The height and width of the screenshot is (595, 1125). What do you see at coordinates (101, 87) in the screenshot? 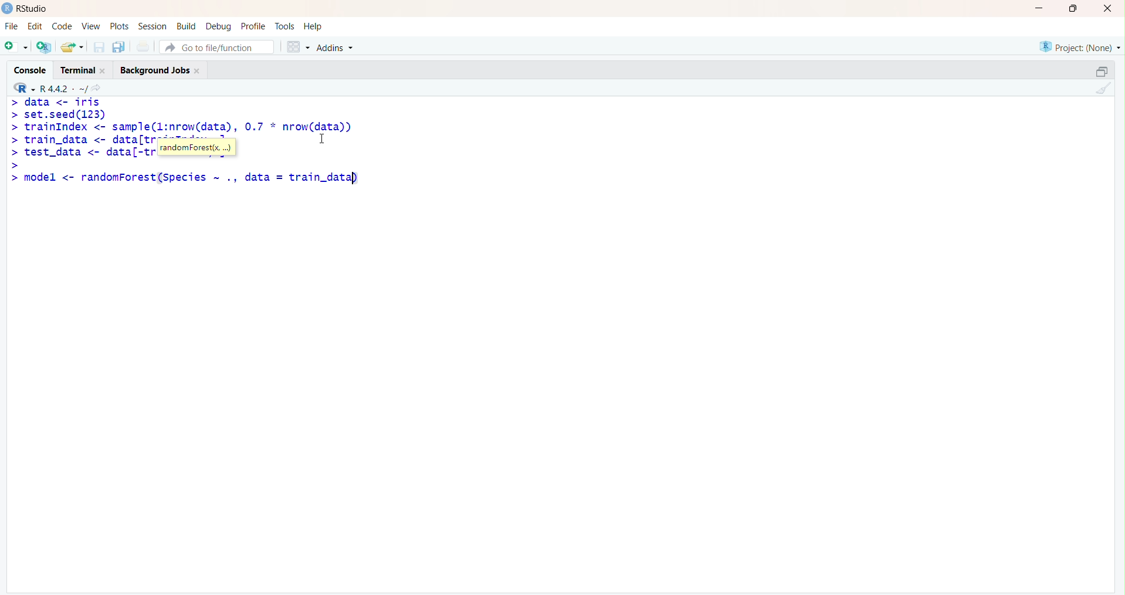
I see `View the current working directory` at bounding box center [101, 87].